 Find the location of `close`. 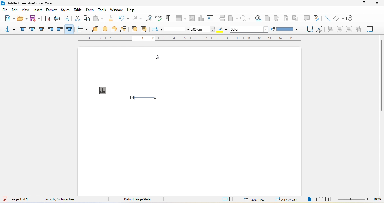

close is located at coordinates (378, 3).